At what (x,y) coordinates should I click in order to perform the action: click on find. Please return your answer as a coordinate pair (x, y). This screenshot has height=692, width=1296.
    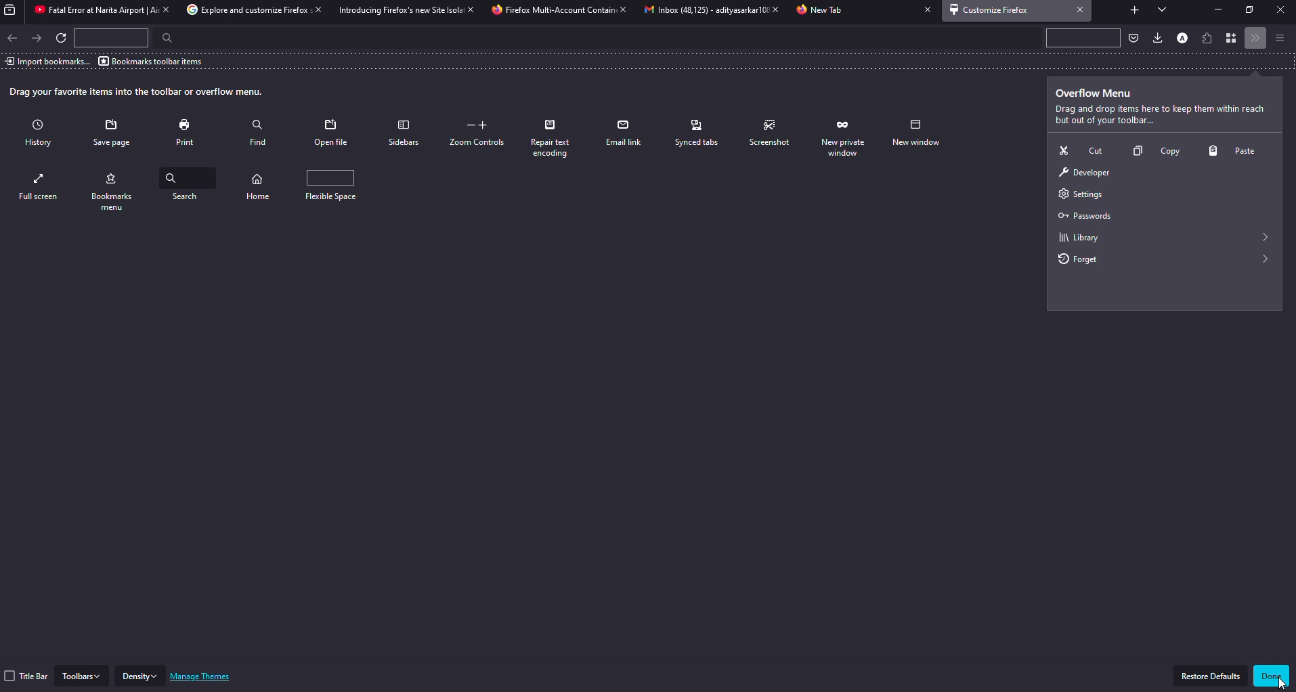
    Looking at the image, I should click on (258, 130).